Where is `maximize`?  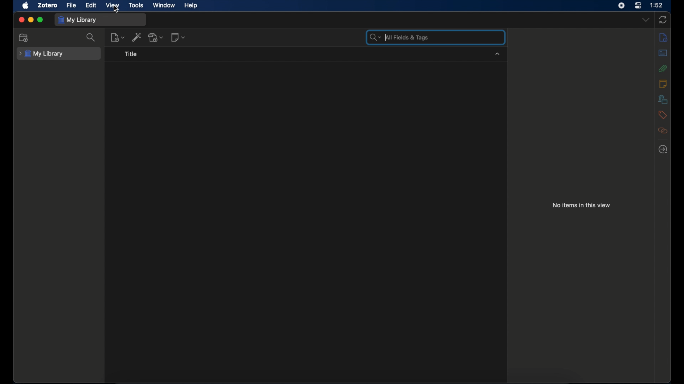 maximize is located at coordinates (41, 20).